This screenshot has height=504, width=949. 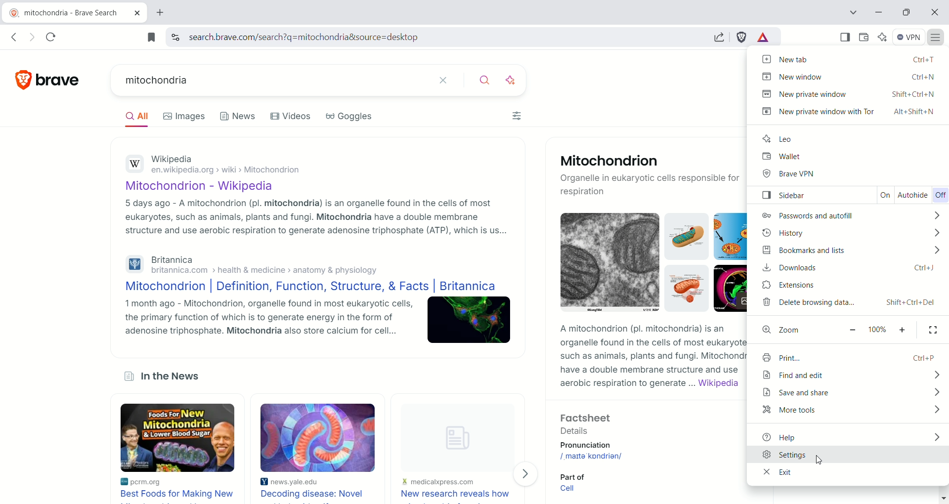 What do you see at coordinates (319, 453) in the screenshot?
I see `decoding disease: novel` at bounding box center [319, 453].